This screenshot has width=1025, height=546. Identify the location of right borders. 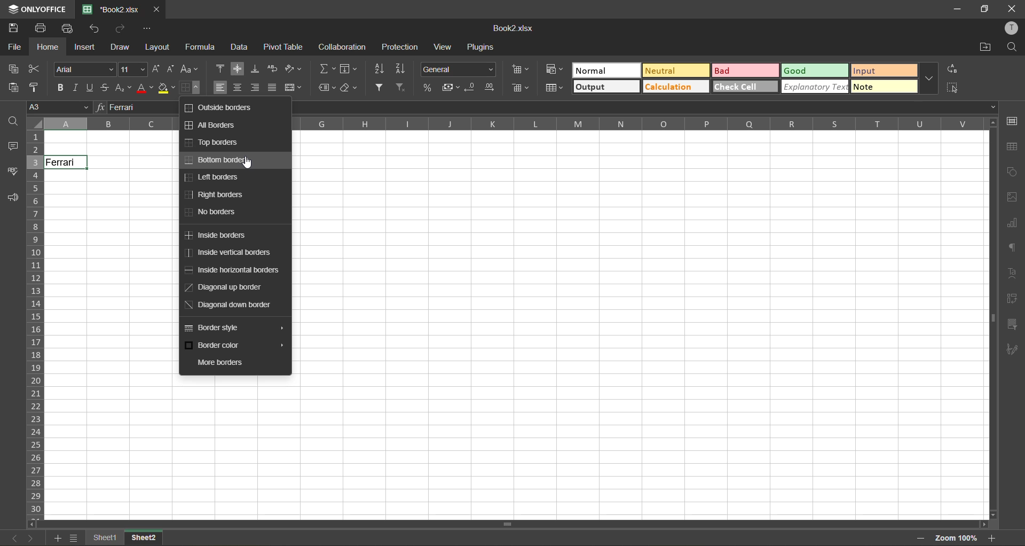
(220, 196).